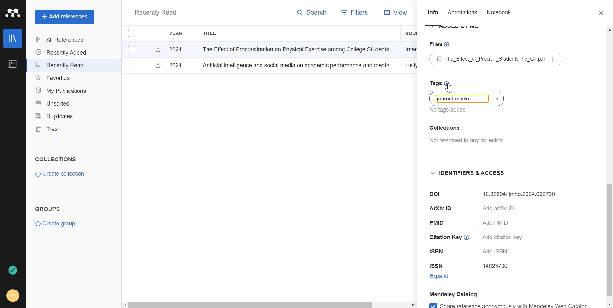  I want to click on Favourites, so click(63, 78).